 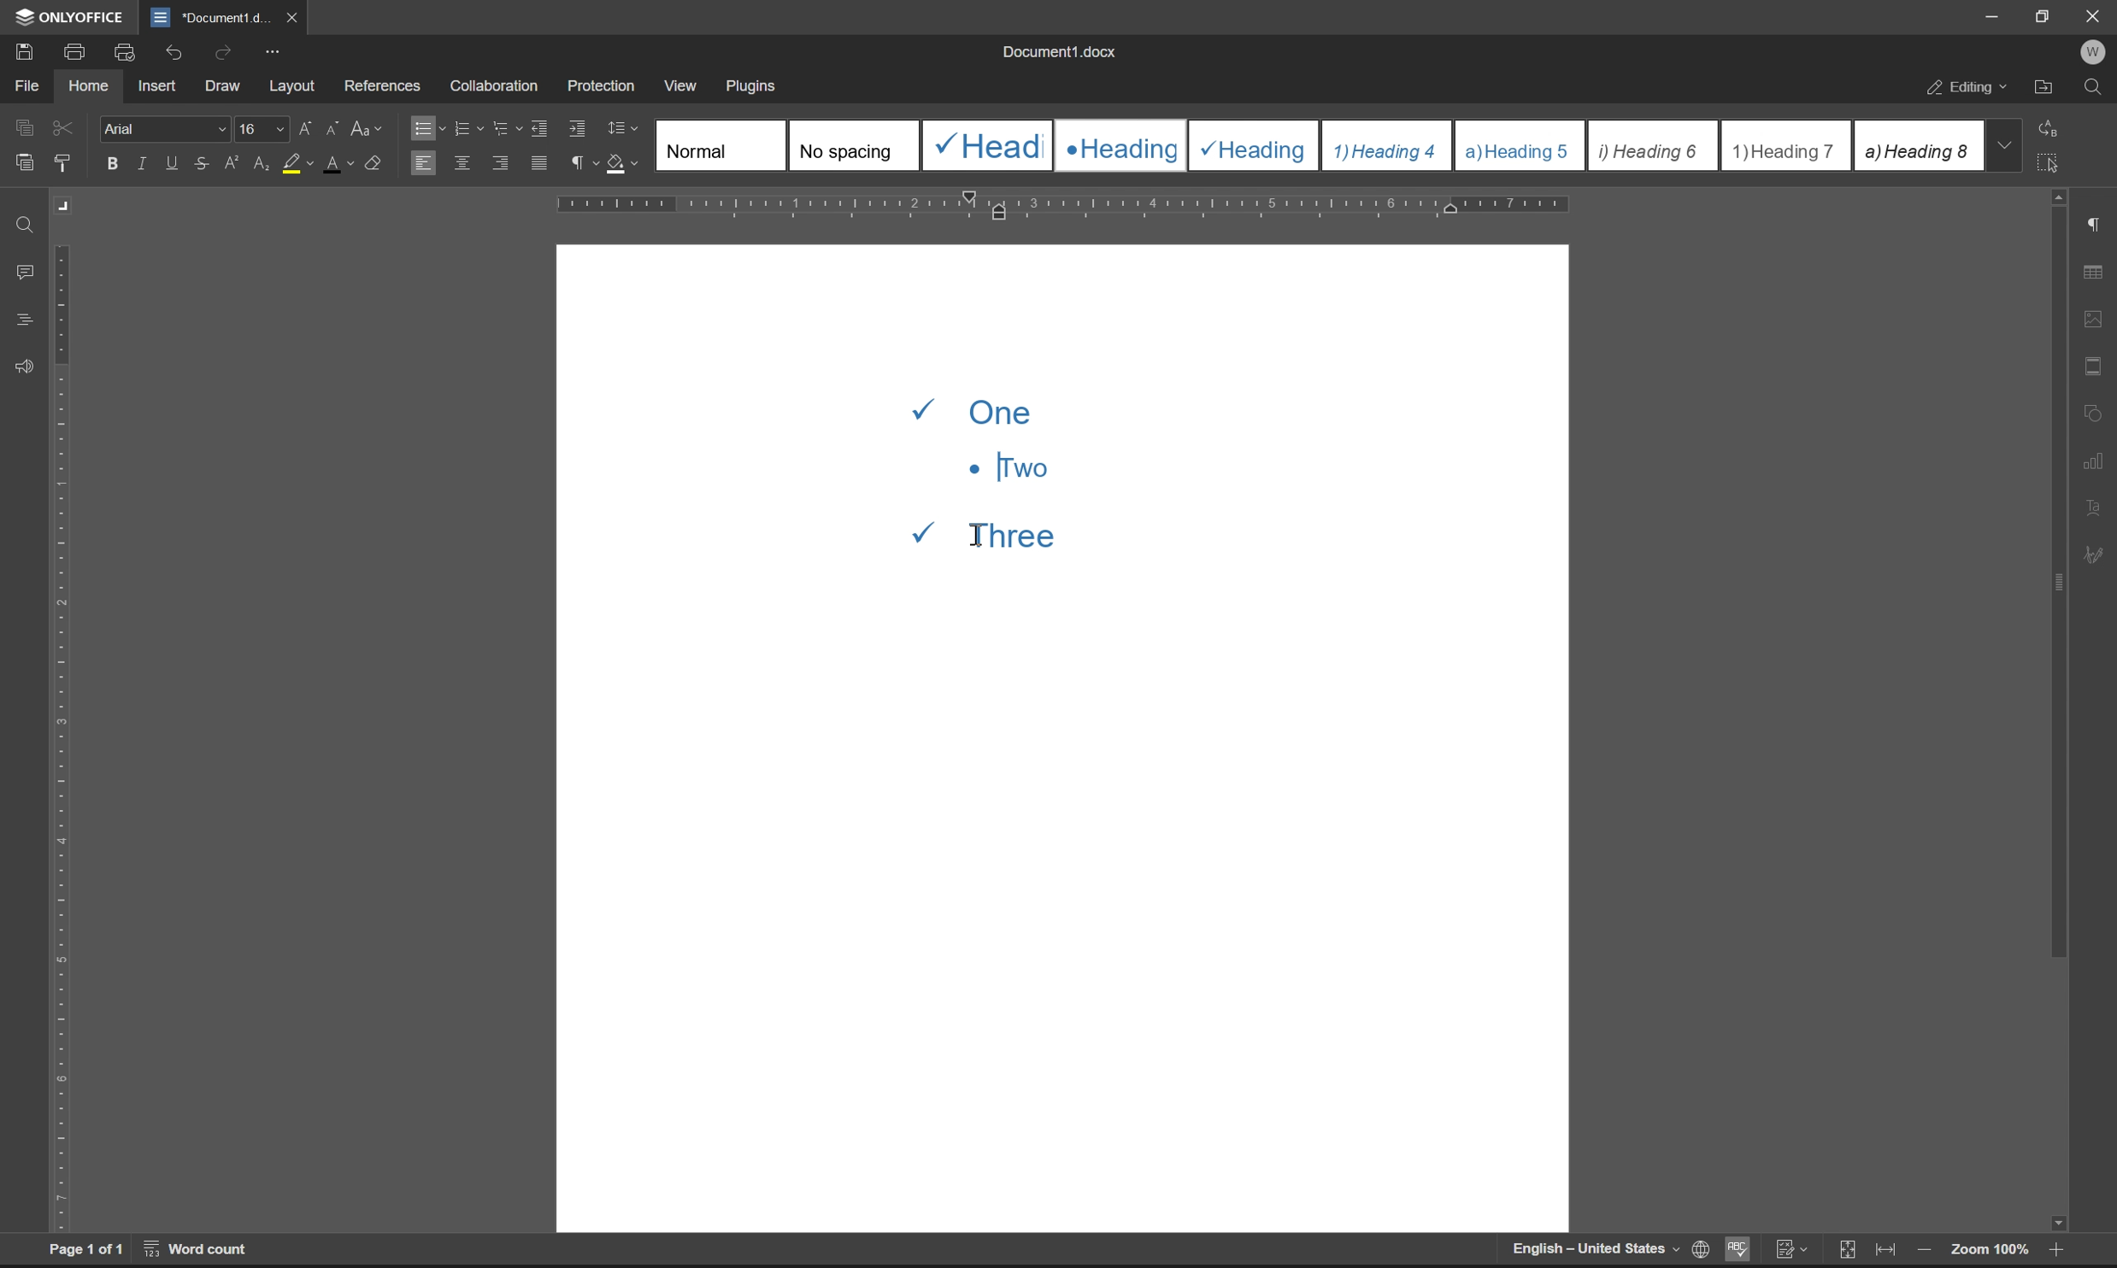 I want to click on document1, so click(x=209, y=18).